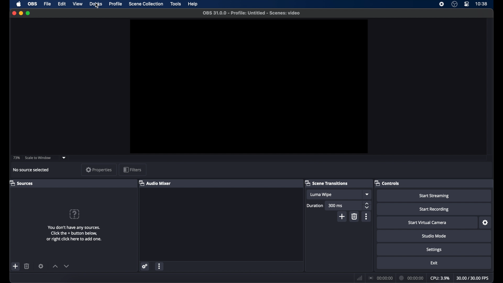 This screenshot has height=283, width=503. I want to click on scene transitions, so click(327, 183).